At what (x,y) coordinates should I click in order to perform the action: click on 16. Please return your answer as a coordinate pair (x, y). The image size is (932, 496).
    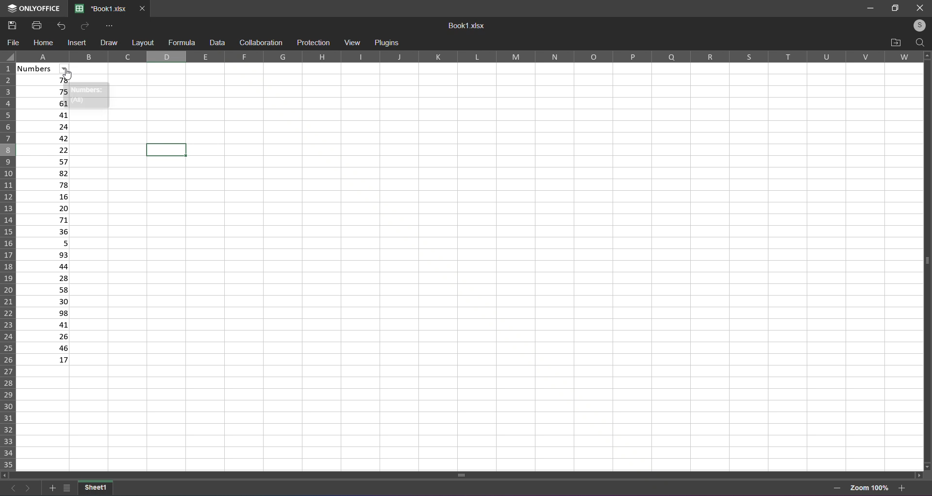
    Looking at the image, I should click on (46, 197).